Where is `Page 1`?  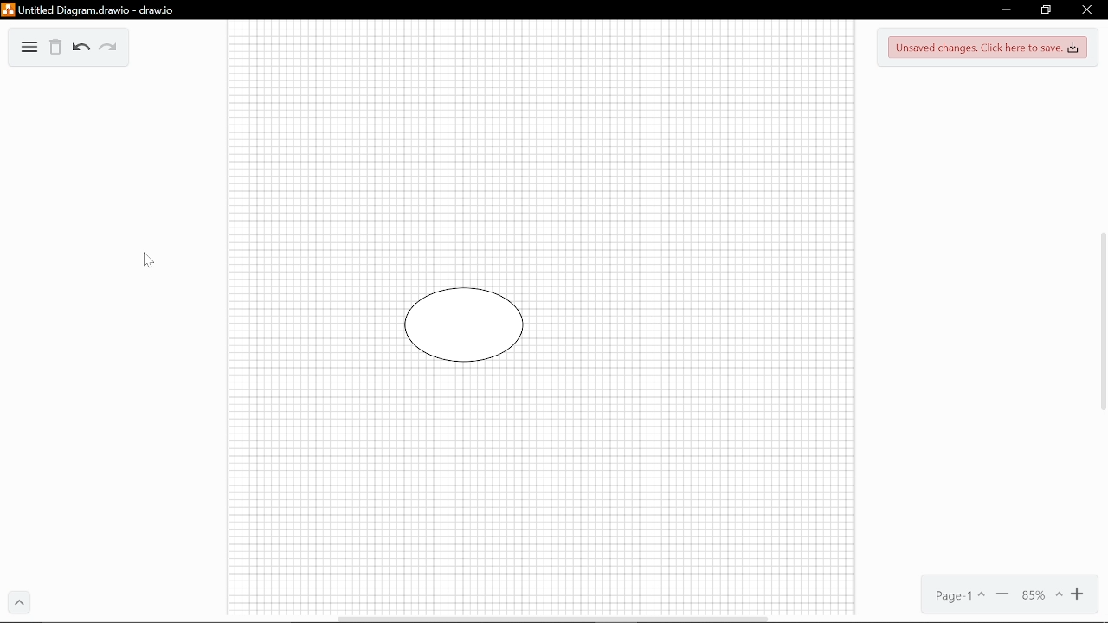
Page 1 is located at coordinates (954, 597).